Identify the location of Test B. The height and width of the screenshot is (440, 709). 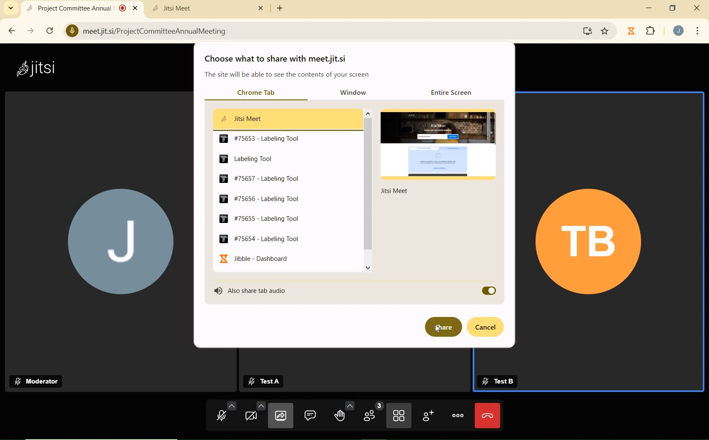
(498, 380).